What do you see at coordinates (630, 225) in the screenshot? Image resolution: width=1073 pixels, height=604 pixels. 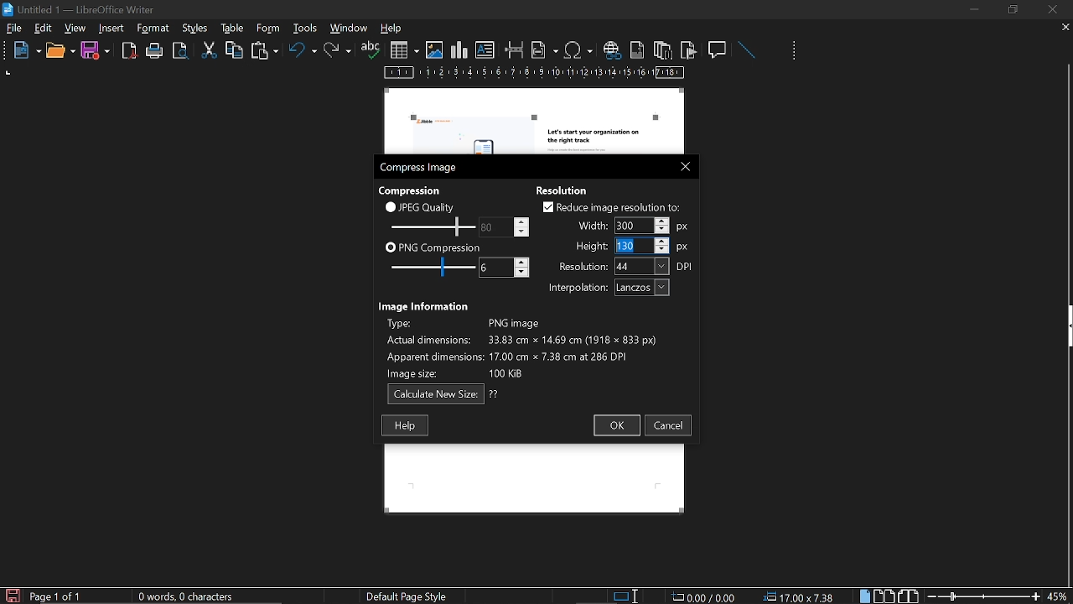 I see `width change` at bounding box center [630, 225].